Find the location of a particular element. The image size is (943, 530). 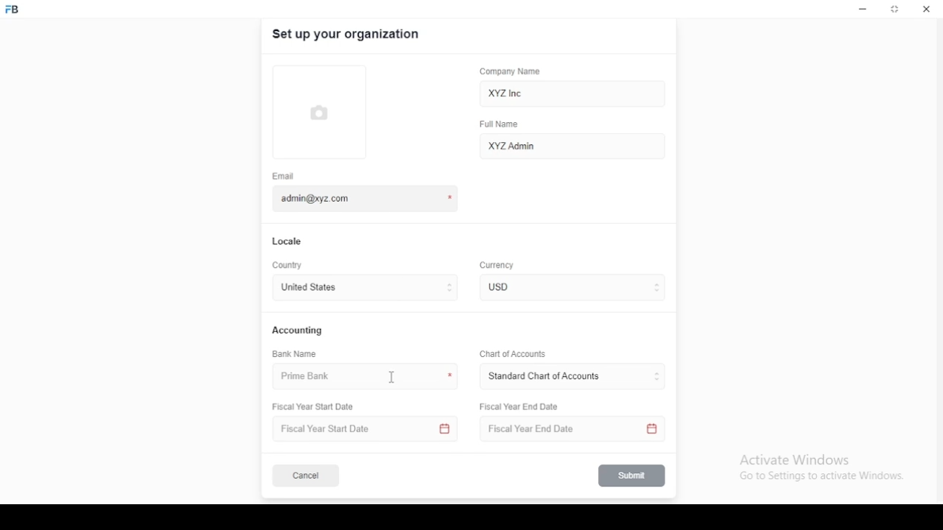

set up your organization is located at coordinates (347, 35).